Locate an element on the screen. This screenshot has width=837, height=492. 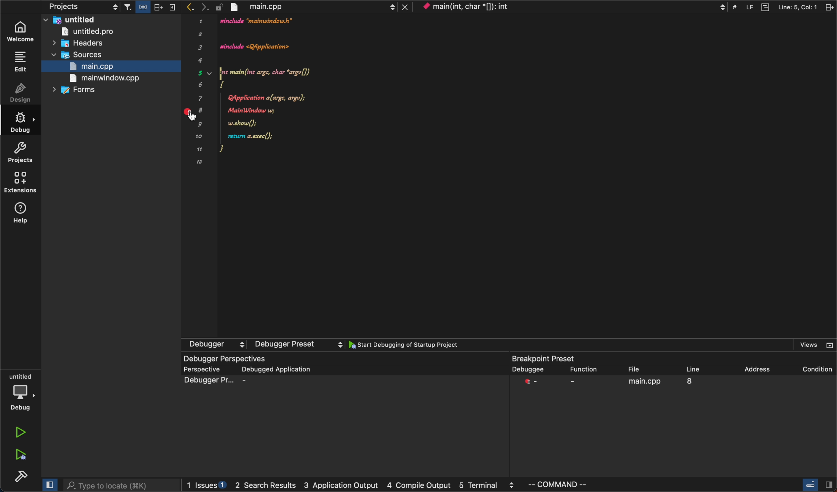
main.cpp is located at coordinates (89, 67).